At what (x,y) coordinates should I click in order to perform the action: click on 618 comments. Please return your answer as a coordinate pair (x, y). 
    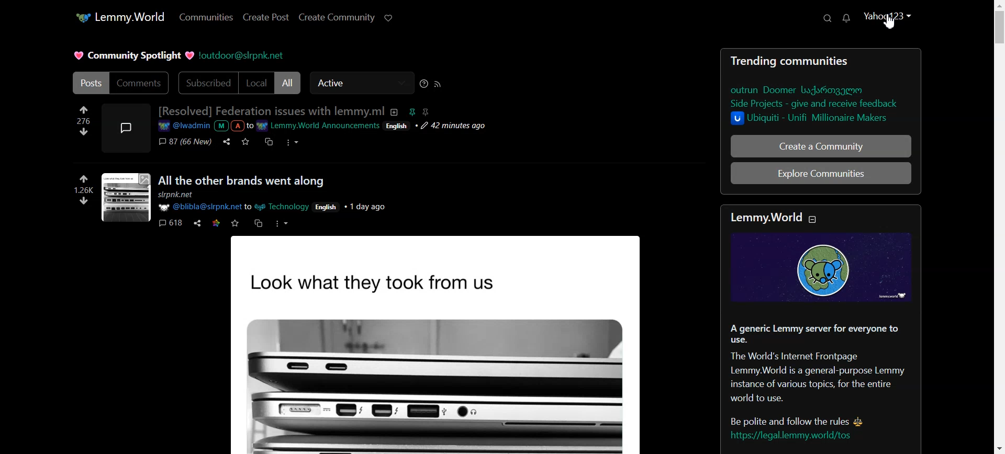
    Looking at the image, I should click on (169, 224).